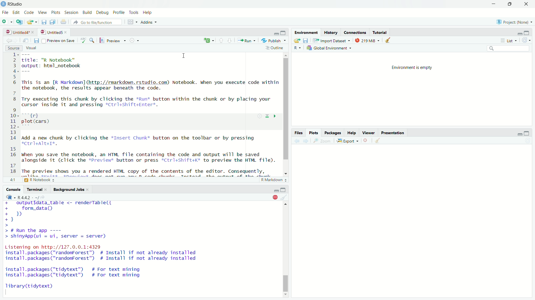  What do you see at coordinates (43, 12) in the screenshot?
I see `View` at bounding box center [43, 12].